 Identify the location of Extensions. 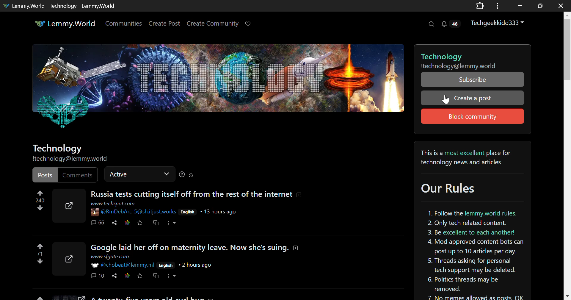
(480, 5).